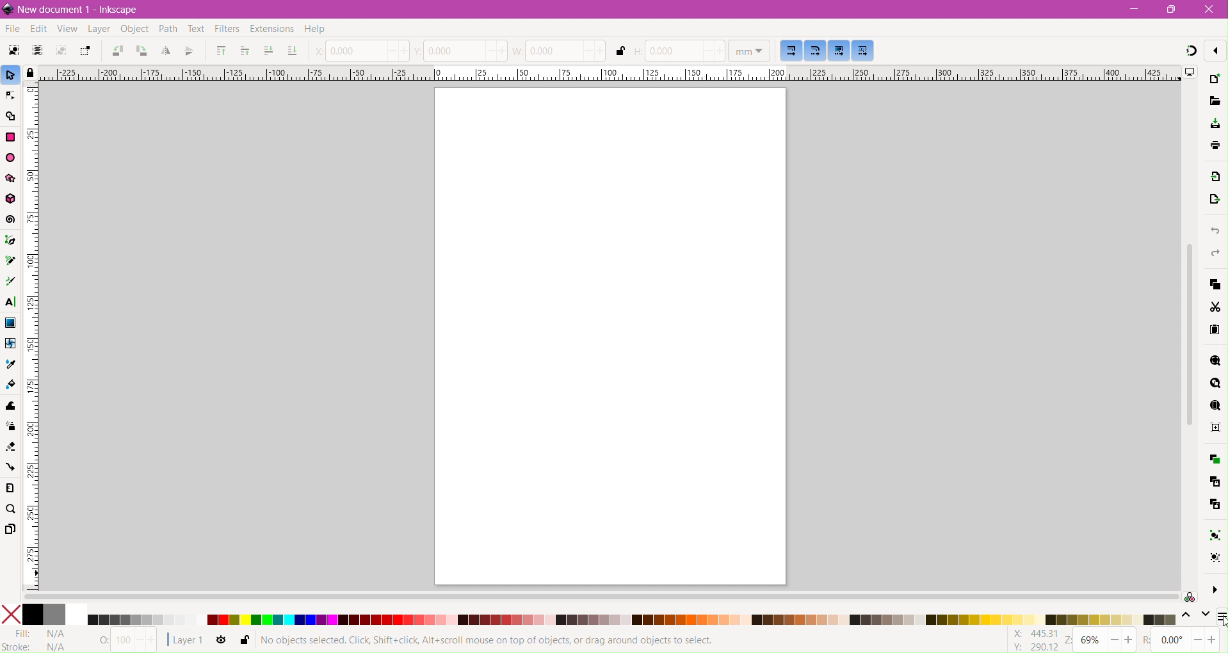 Image resolution: width=1228 pixels, height=653 pixels. Describe the element at coordinates (11, 426) in the screenshot. I see `Spray Tool` at that location.